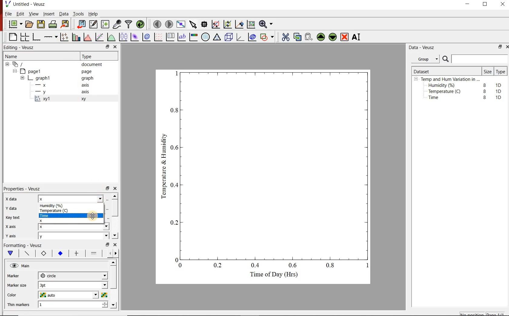 This screenshot has width=509, height=316. What do you see at coordinates (107, 189) in the screenshot?
I see `restore down` at bounding box center [107, 189].